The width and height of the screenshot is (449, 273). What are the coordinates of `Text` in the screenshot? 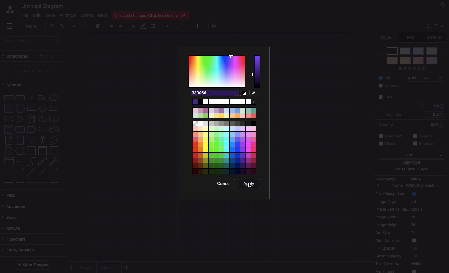 It's located at (413, 37).